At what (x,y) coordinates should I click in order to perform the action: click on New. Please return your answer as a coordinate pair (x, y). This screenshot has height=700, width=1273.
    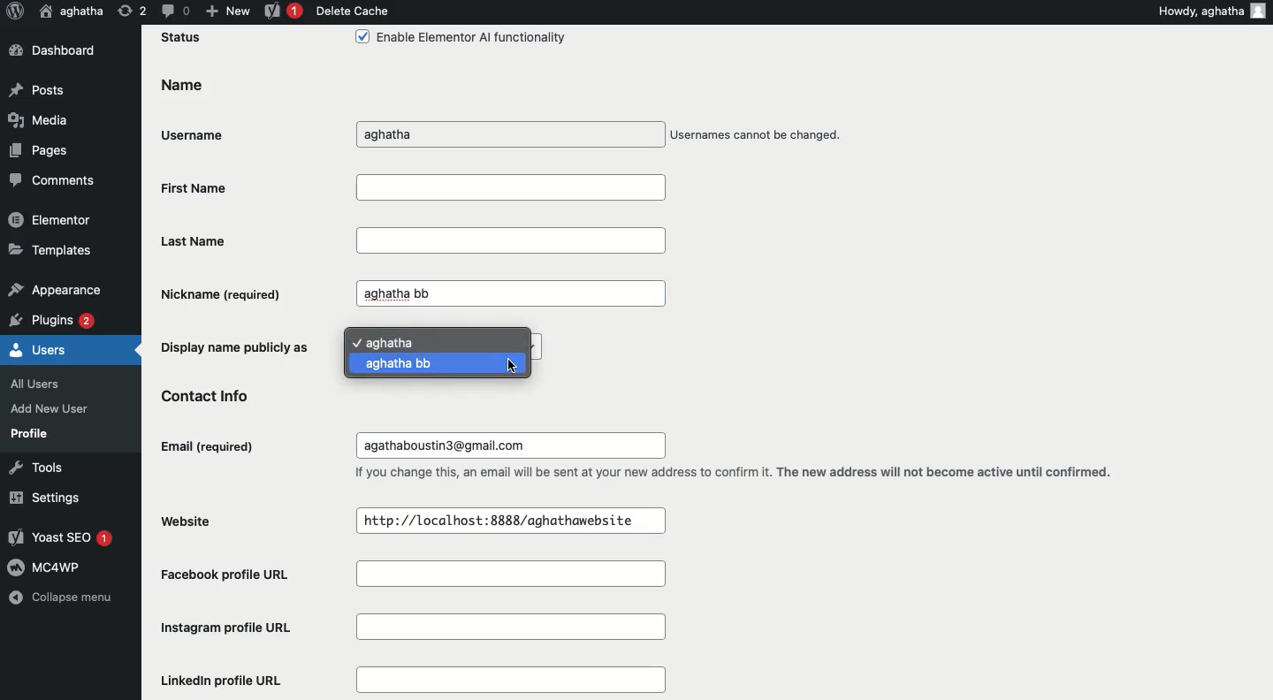
    Looking at the image, I should click on (227, 10).